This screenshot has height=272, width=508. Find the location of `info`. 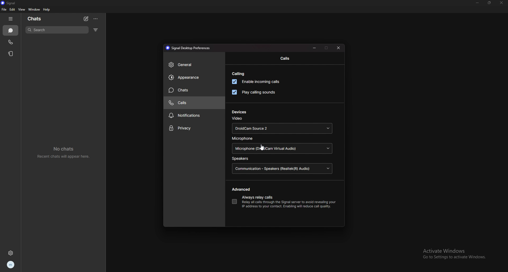

info is located at coordinates (289, 204).